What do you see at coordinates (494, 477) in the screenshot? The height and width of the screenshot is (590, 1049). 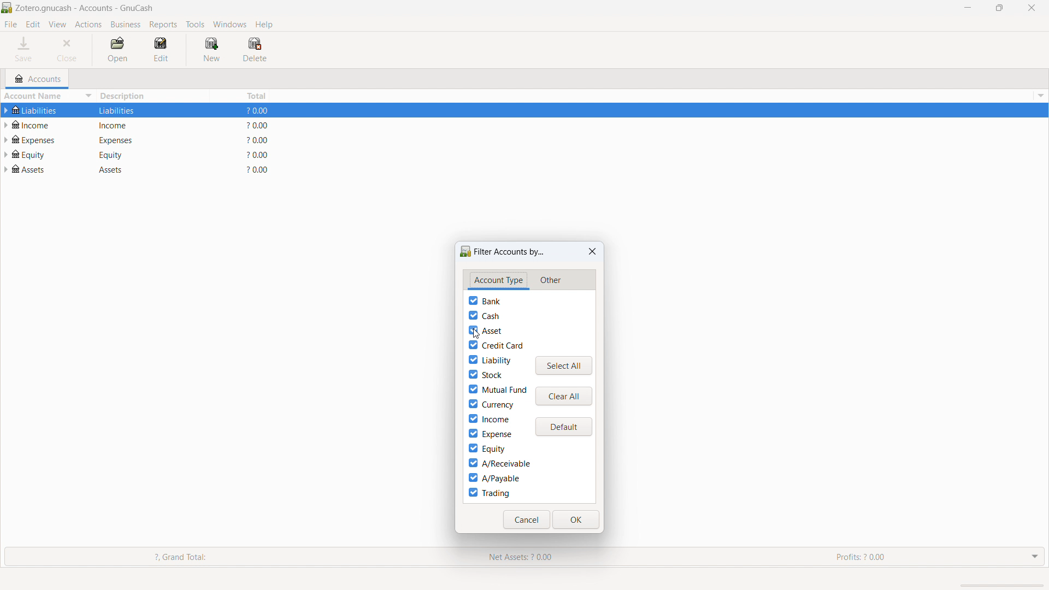 I see `A/payable` at bounding box center [494, 477].